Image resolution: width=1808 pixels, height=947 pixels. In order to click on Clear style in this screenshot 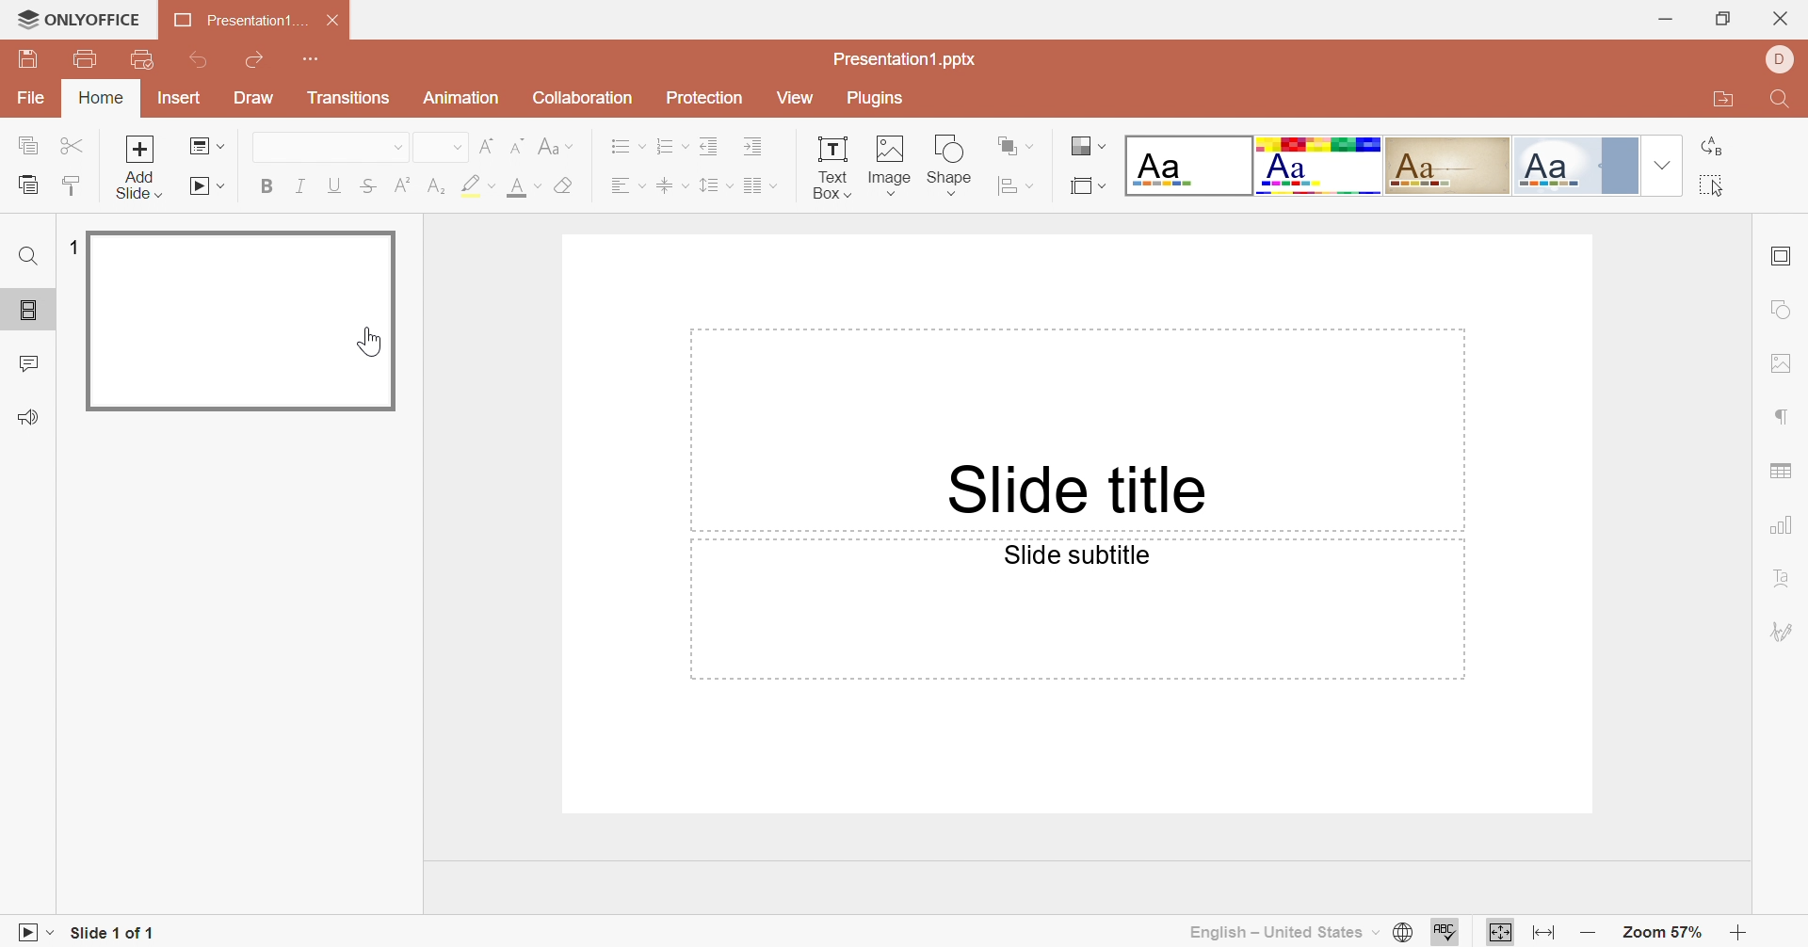, I will do `click(564, 185)`.